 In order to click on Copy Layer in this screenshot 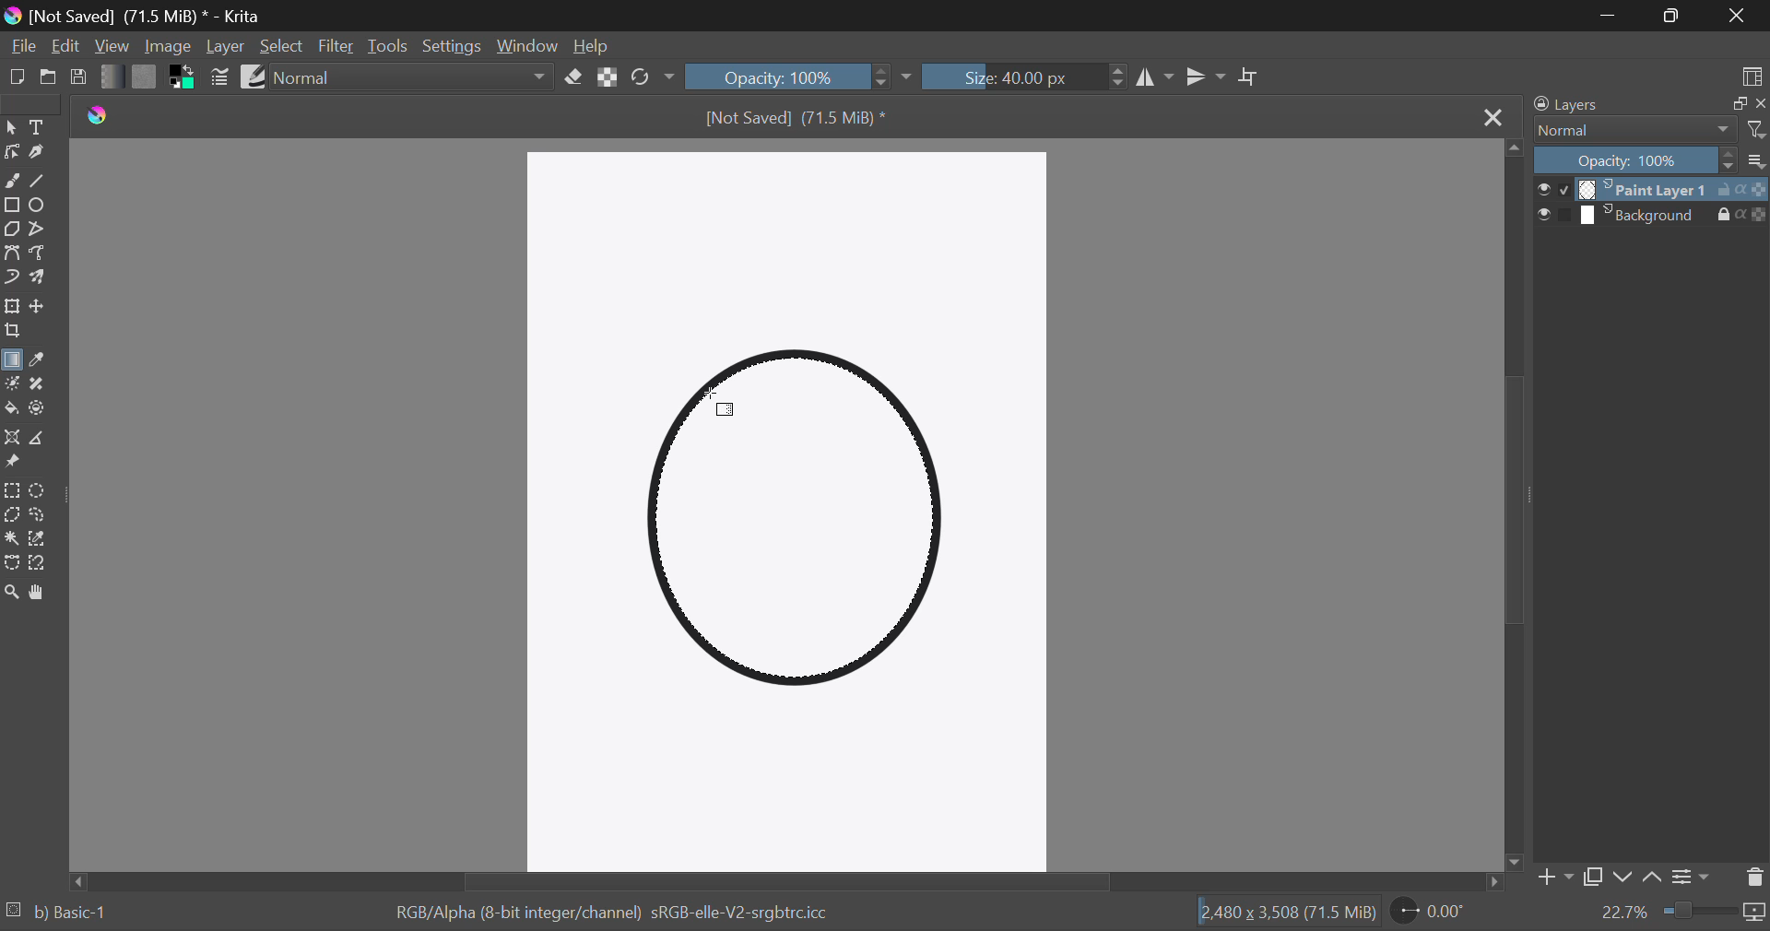, I will do `click(1595, 877)`.